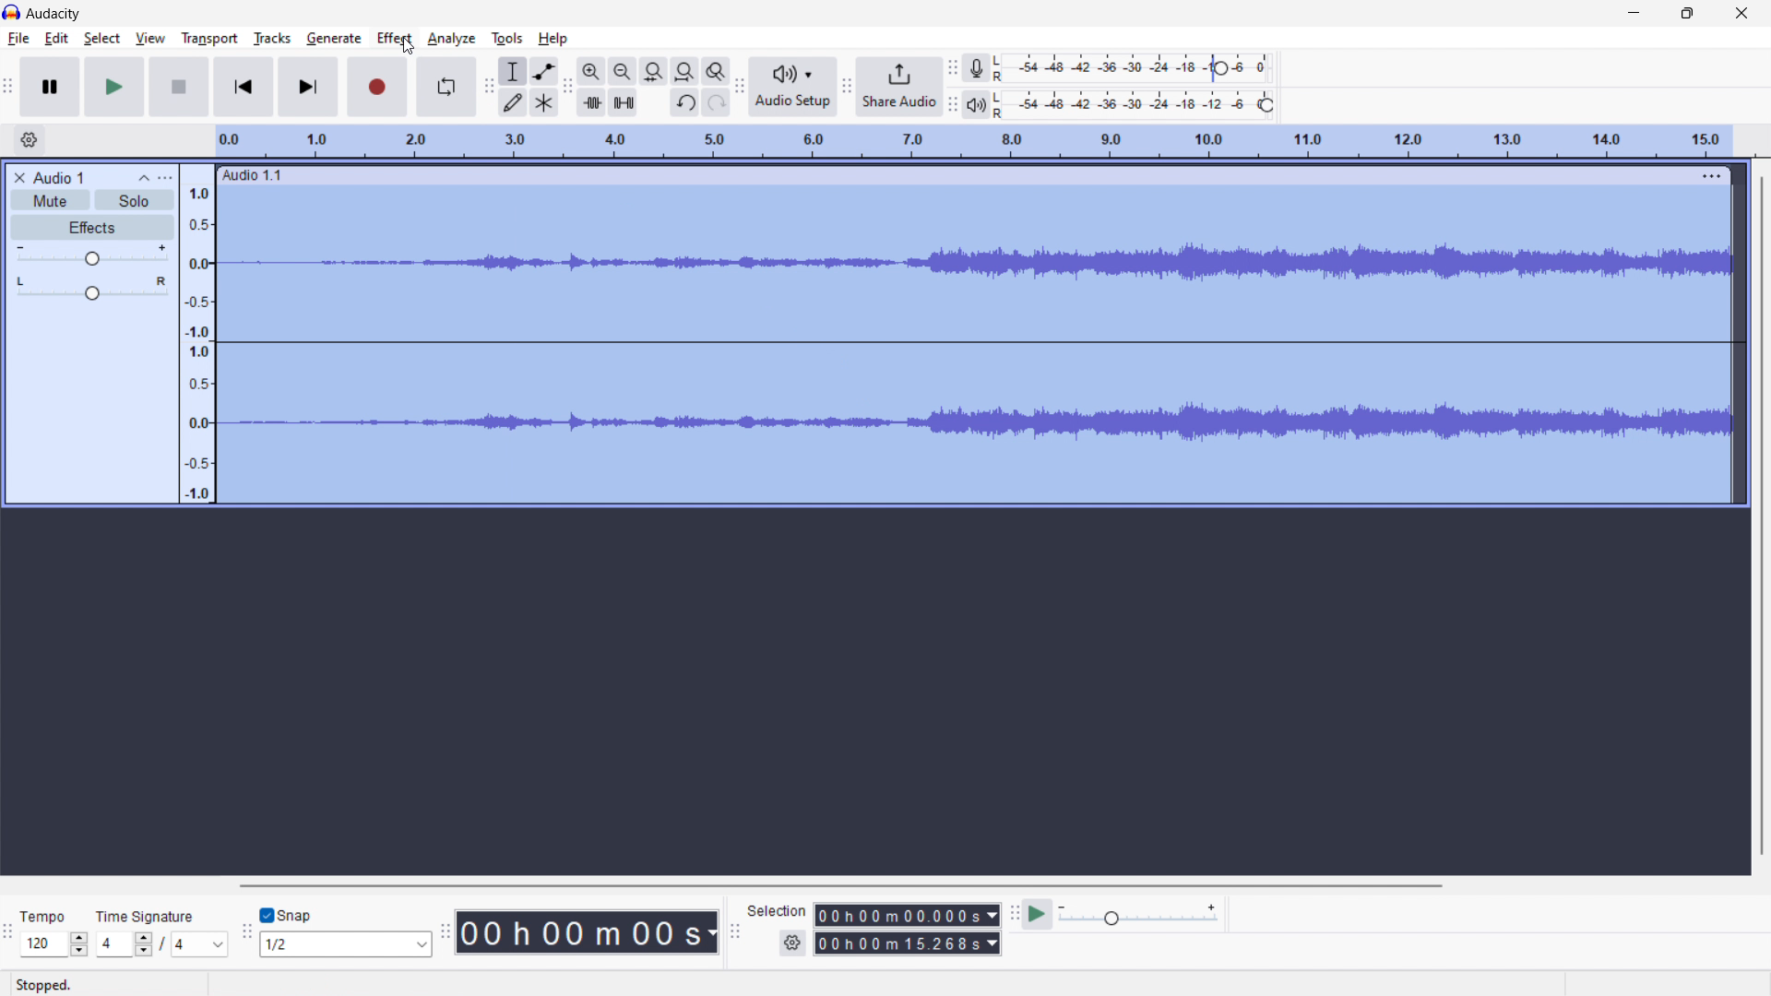 Image resolution: width=1771 pixels, height=996 pixels. What do you see at coordinates (899, 87) in the screenshot?
I see `share audio` at bounding box center [899, 87].